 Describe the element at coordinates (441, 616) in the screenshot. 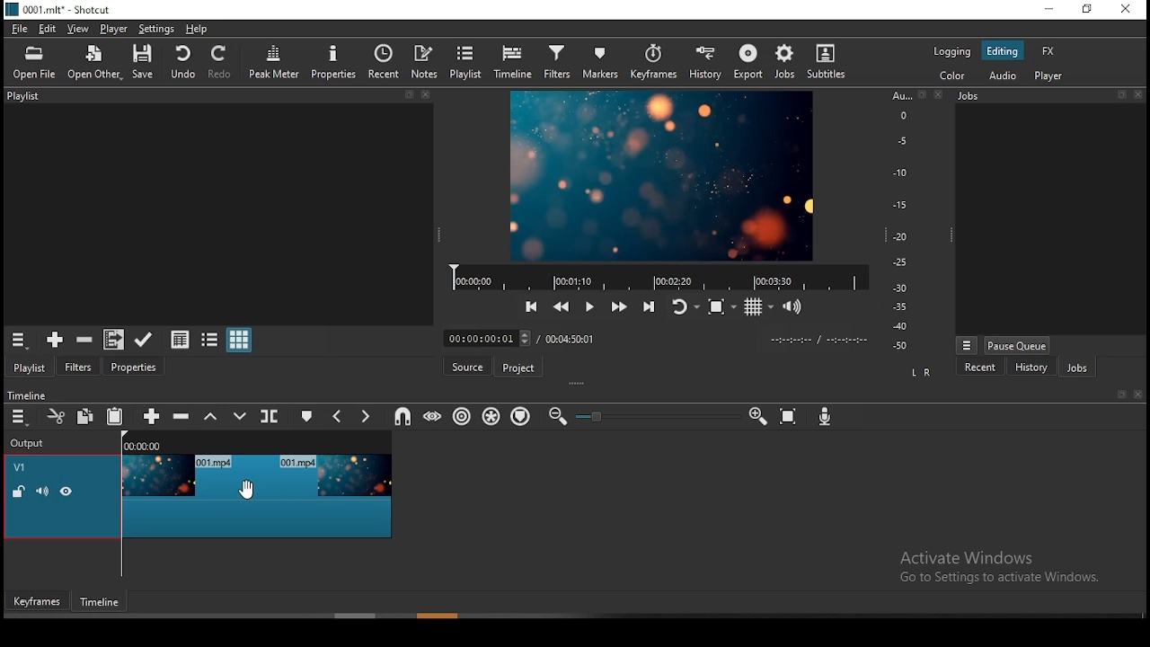

I see `scroll bar` at that location.